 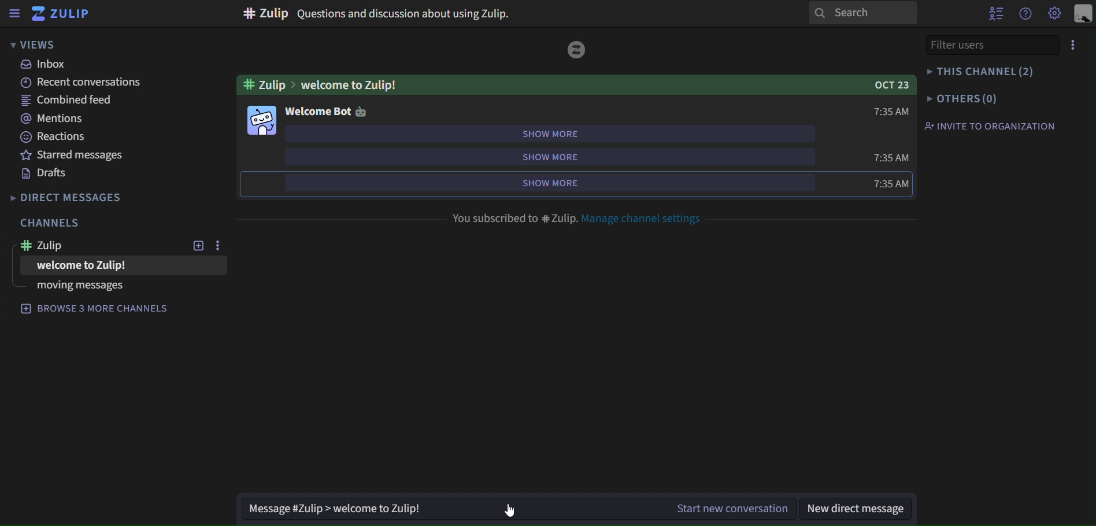 What do you see at coordinates (217, 245) in the screenshot?
I see `more options` at bounding box center [217, 245].